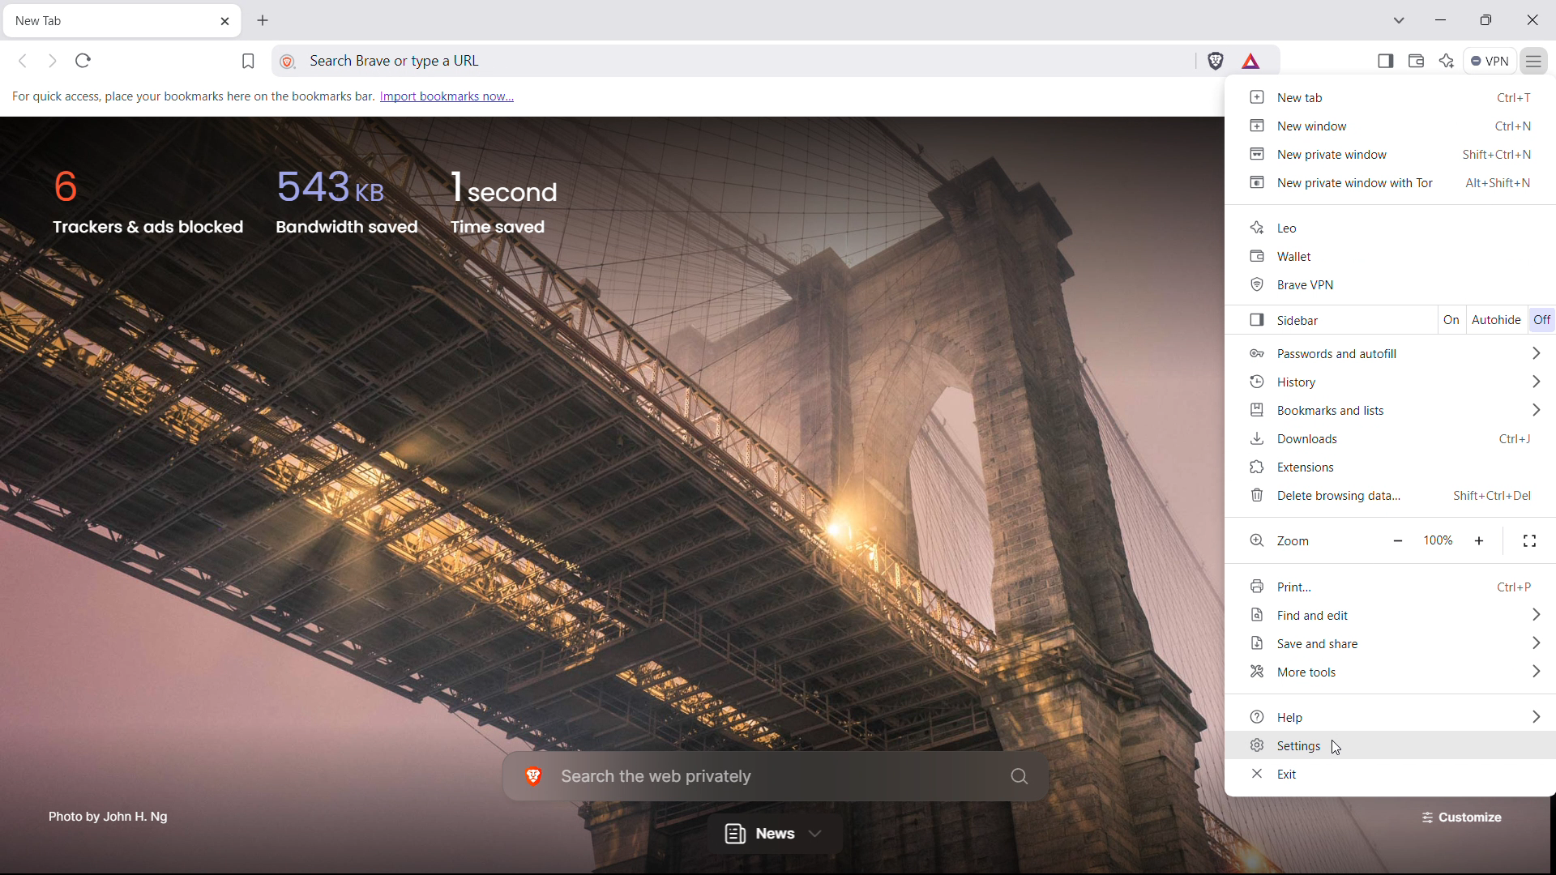 The height and width of the screenshot is (875, 1556). What do you see at coordinates (50, 60) in the screenshot?
I see `click to go back forward to see history ` at bounding box center [50, 60].